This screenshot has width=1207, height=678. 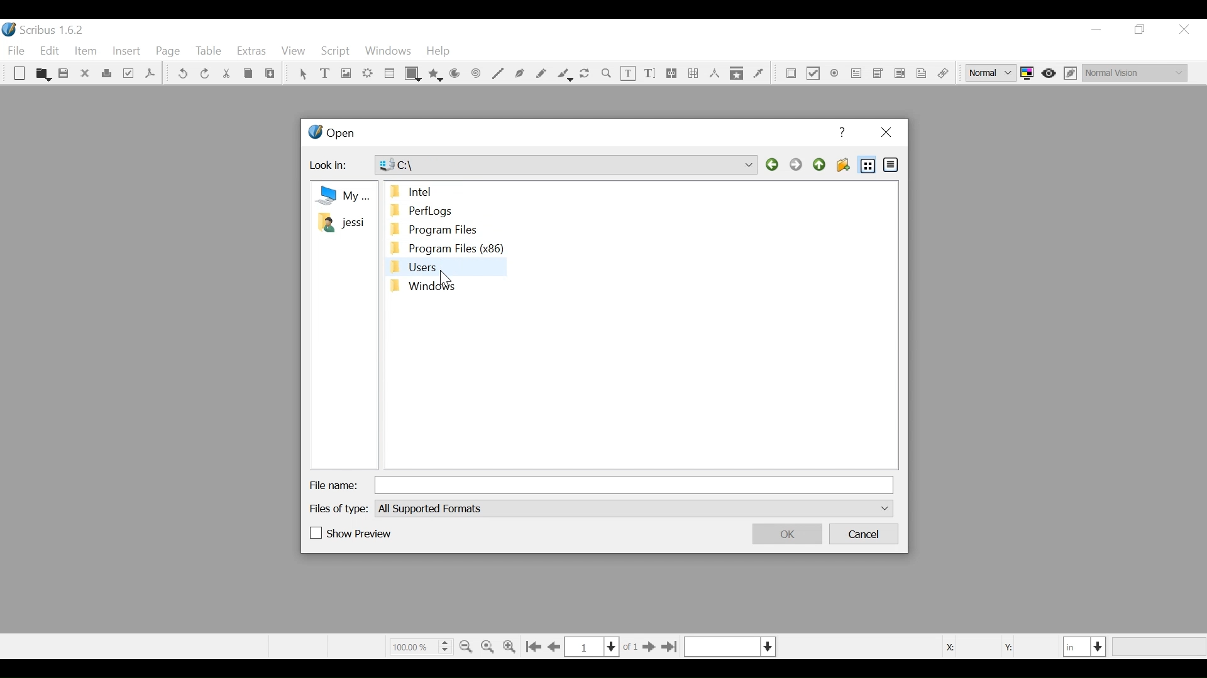 What do you see at coordinates (512, 645) in the screenshot?
I see `Zoom in` at bounding box center [512, 645].